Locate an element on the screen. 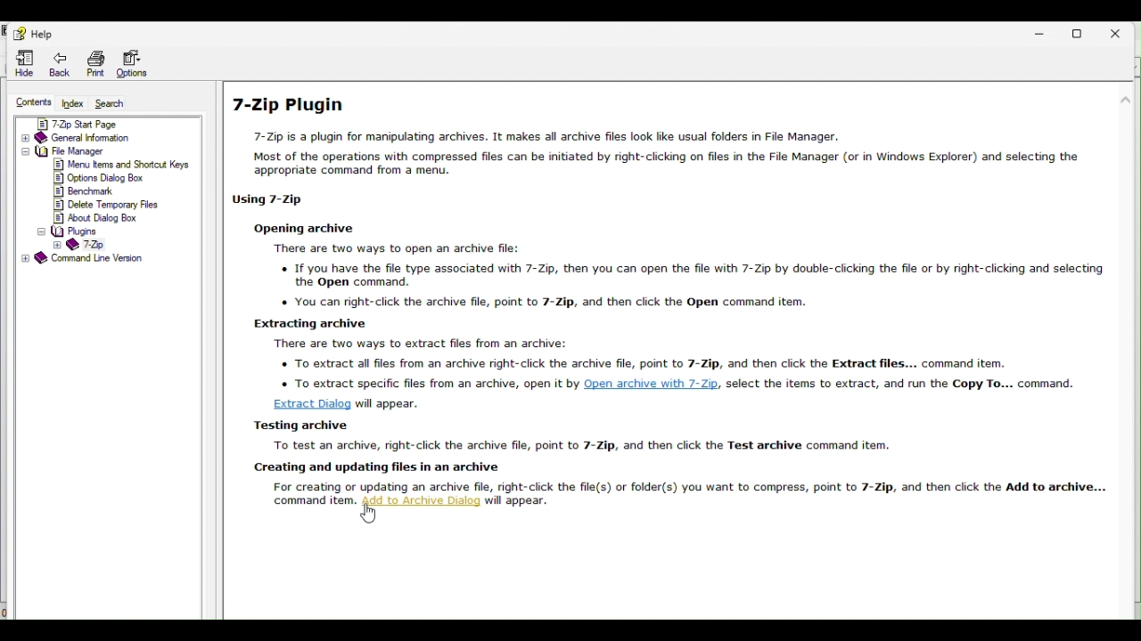 Image resolution: width=1141 pixels, height=641 pixels. Options is located at coordinates (142, 63).